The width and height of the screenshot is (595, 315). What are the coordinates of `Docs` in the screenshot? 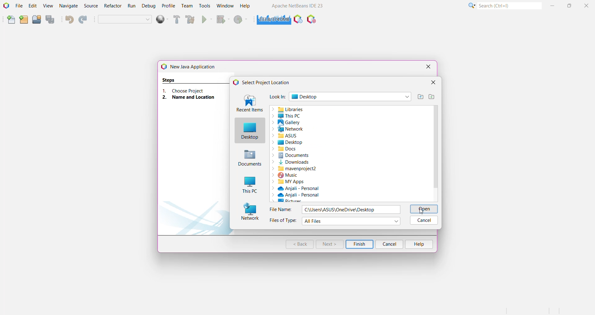 It's located at (310, 149).